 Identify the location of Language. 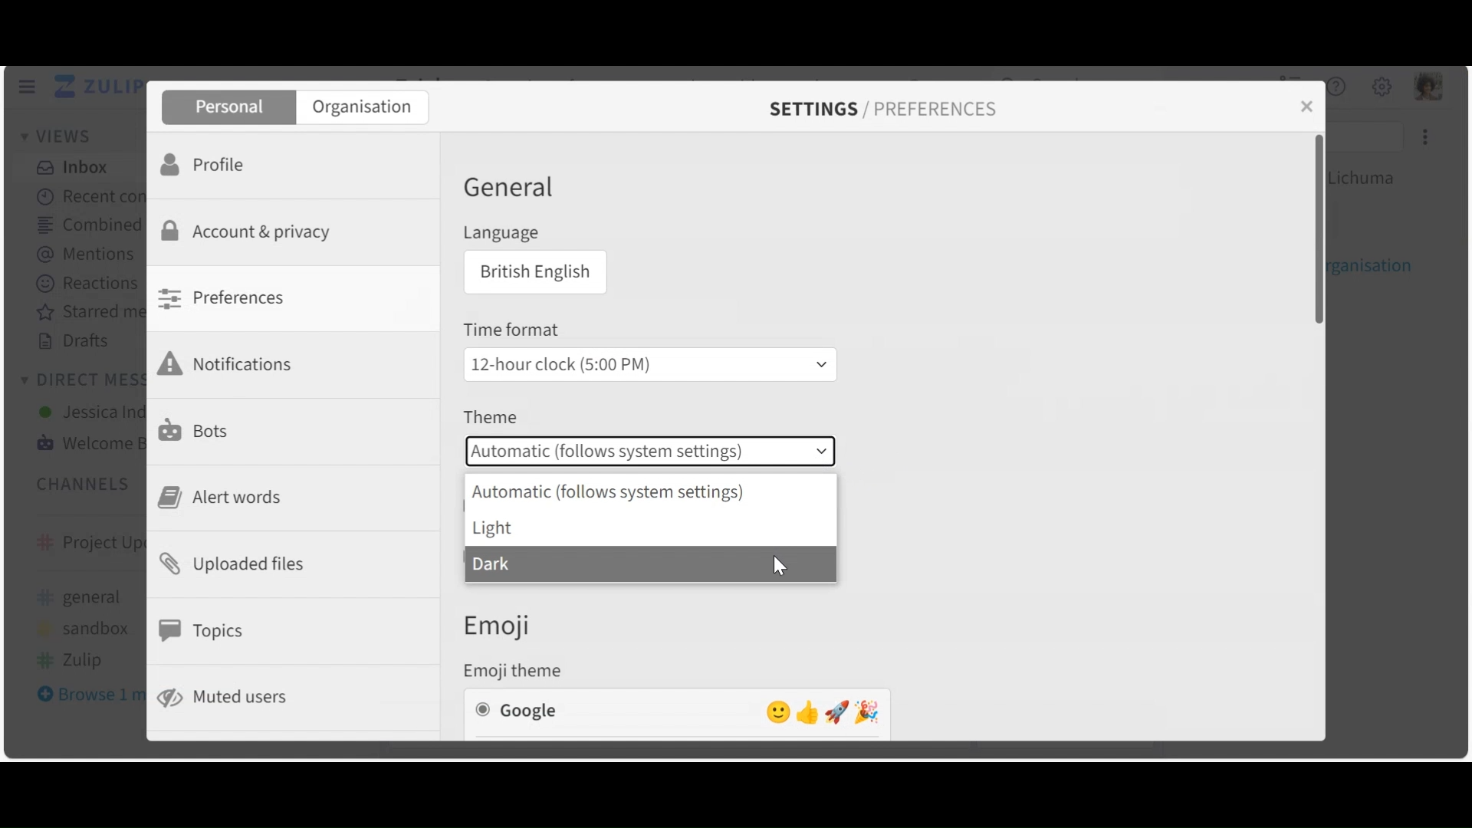
(500, 234).